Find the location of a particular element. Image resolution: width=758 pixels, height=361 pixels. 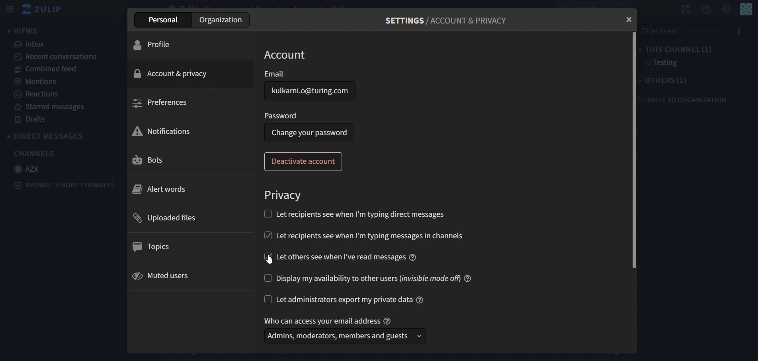

starred messages is located at coordinates (51, 107).